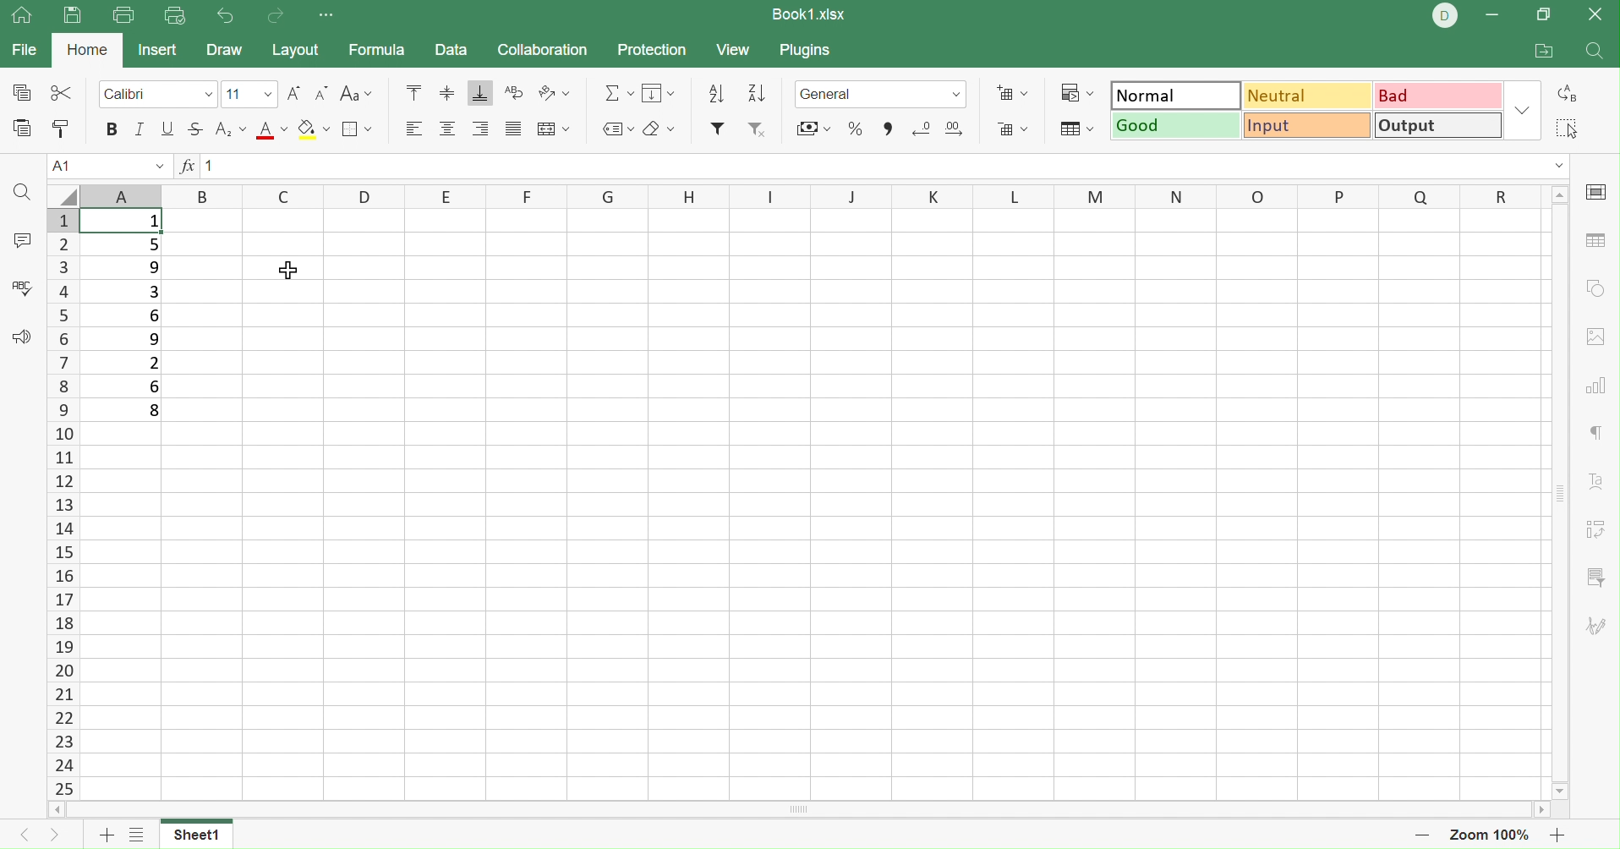  I want to click on Collaboration, so click(544, 49).